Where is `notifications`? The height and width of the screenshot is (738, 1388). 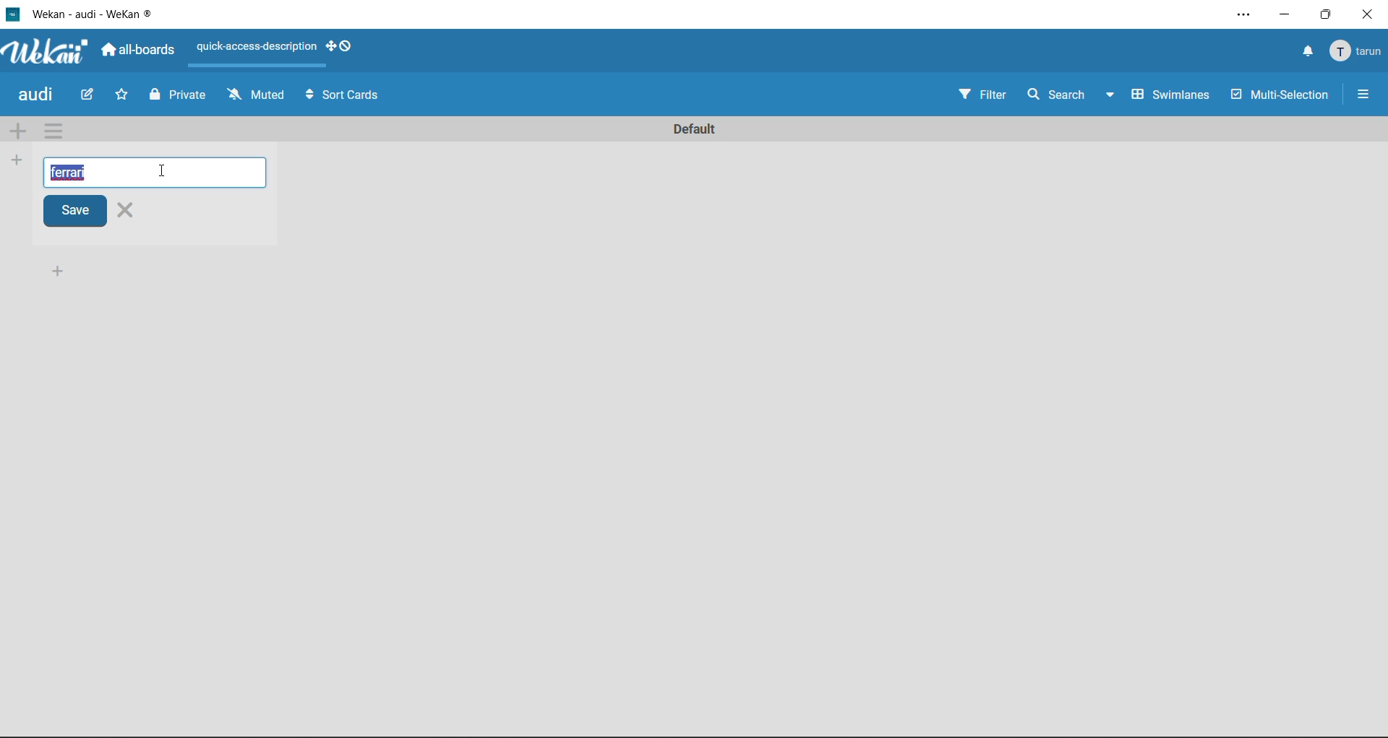
notifications is located at coordinates (1295, 48).